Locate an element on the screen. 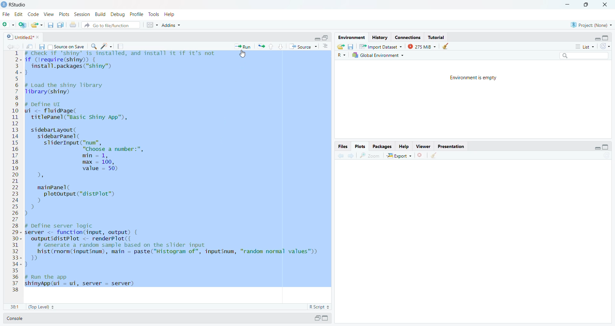 The height and width of the screenshot is (326, 615). save is located at coordinates (41, 47).